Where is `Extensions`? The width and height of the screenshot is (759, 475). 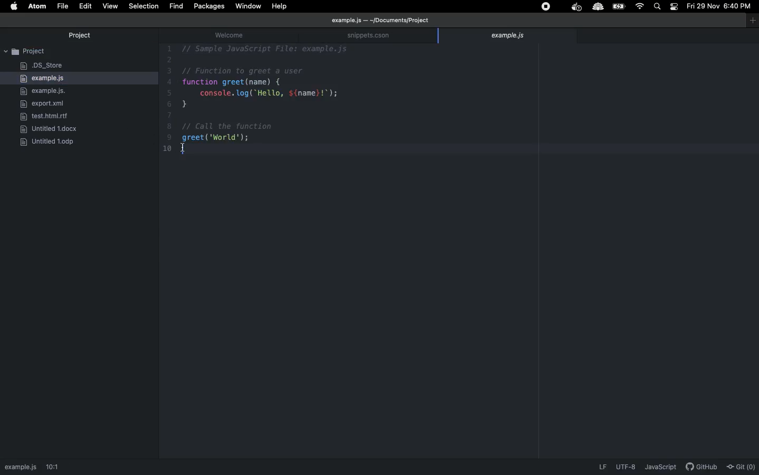
Extensions is located at coordinates (549, 6).